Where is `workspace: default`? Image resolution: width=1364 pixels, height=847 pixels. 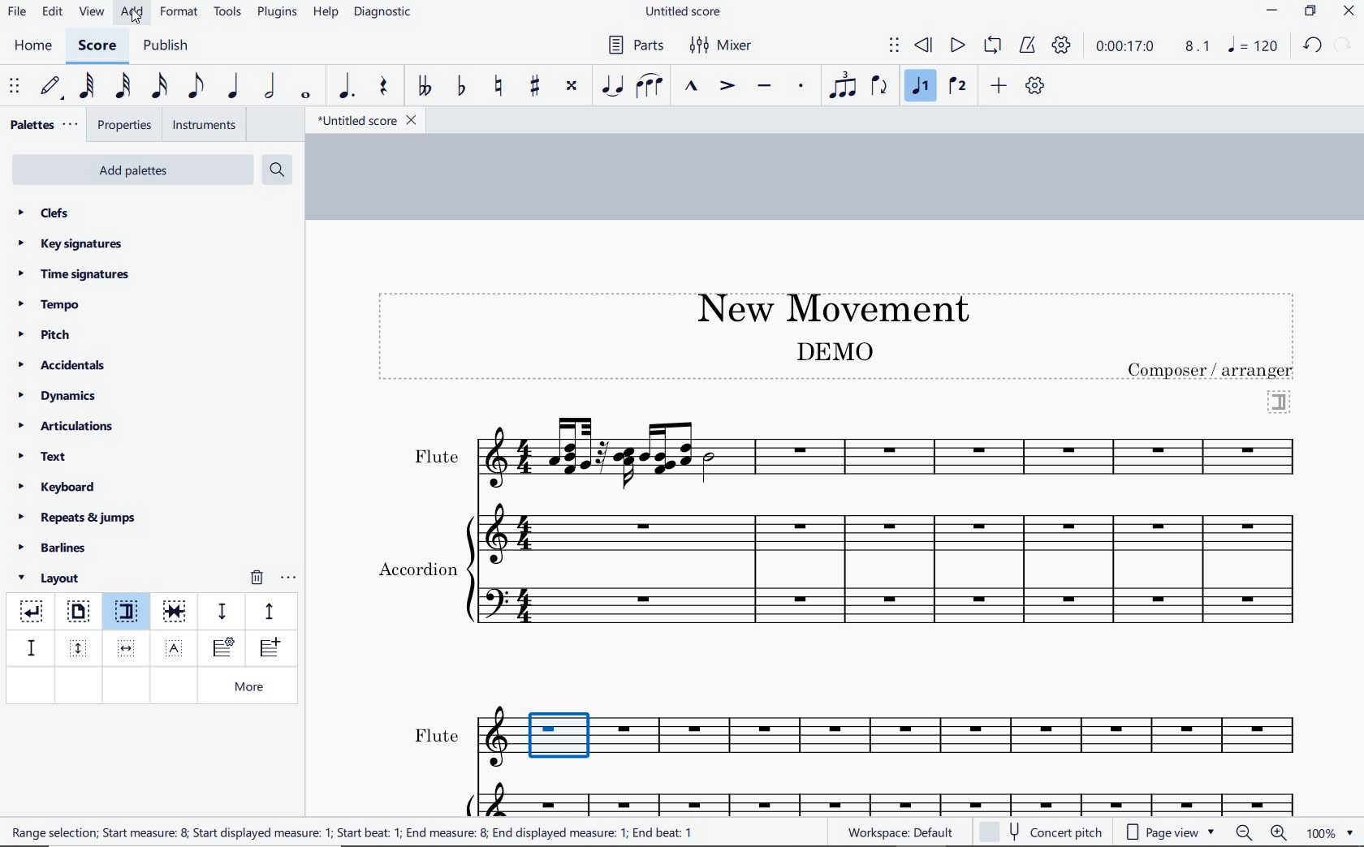
workspace: default is located at coordinates (898, 832).